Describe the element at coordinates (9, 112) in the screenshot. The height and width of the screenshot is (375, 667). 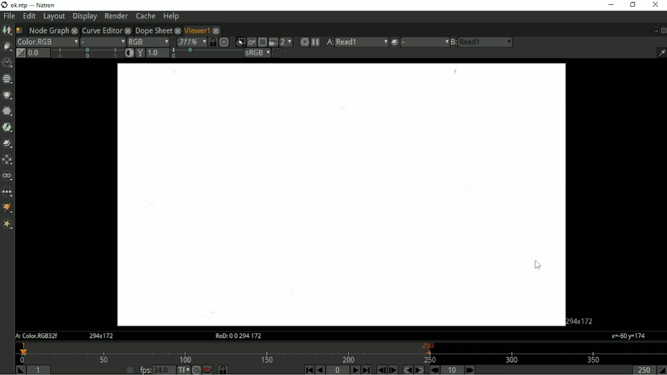
I see `Filter` at that location.